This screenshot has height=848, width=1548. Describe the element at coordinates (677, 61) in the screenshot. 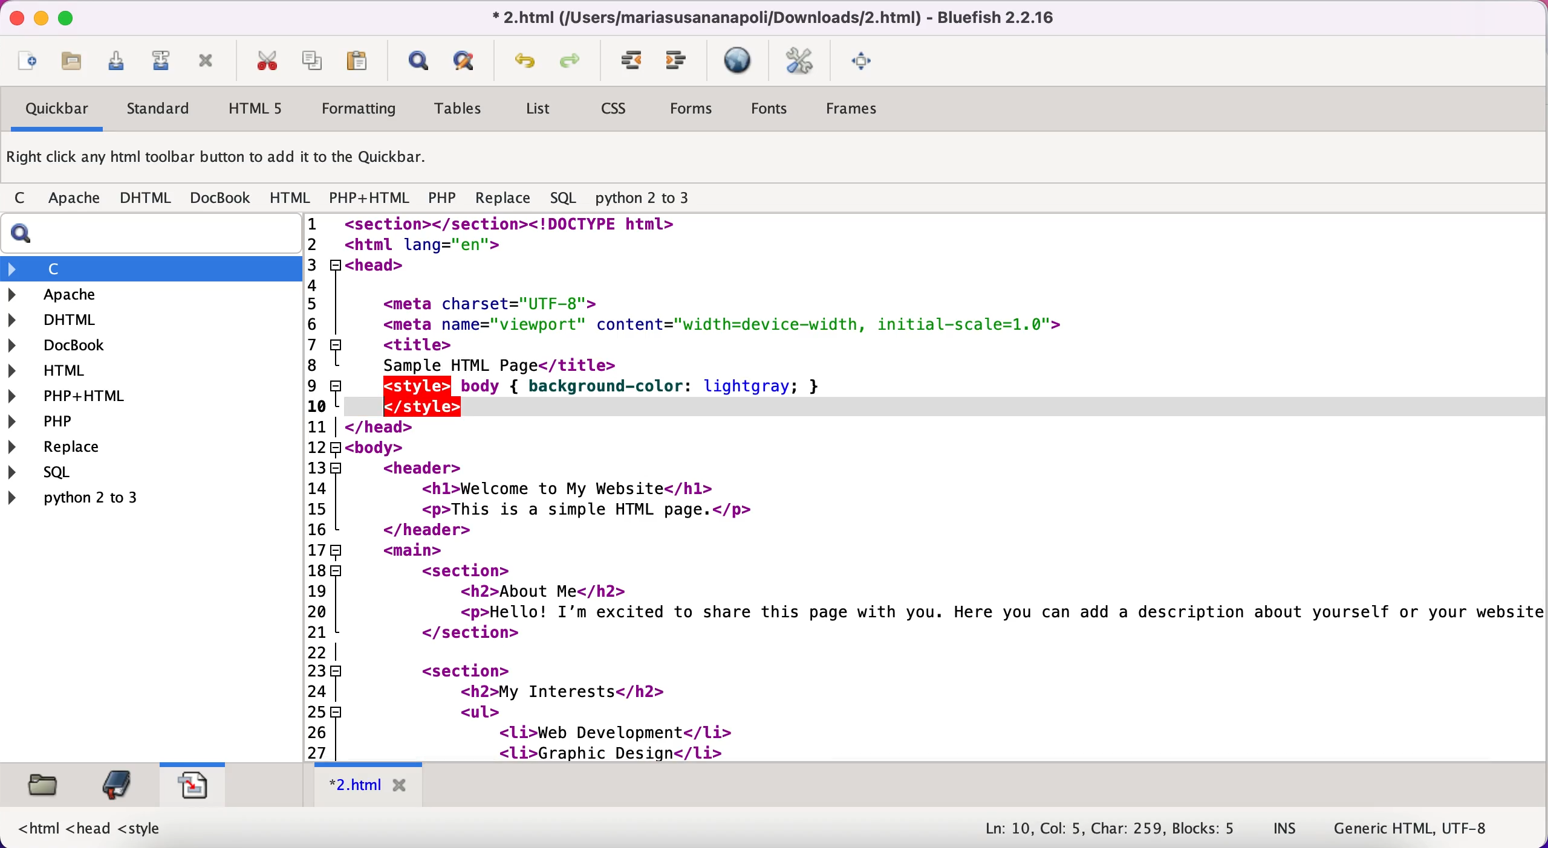

I see `unindent` at that location.